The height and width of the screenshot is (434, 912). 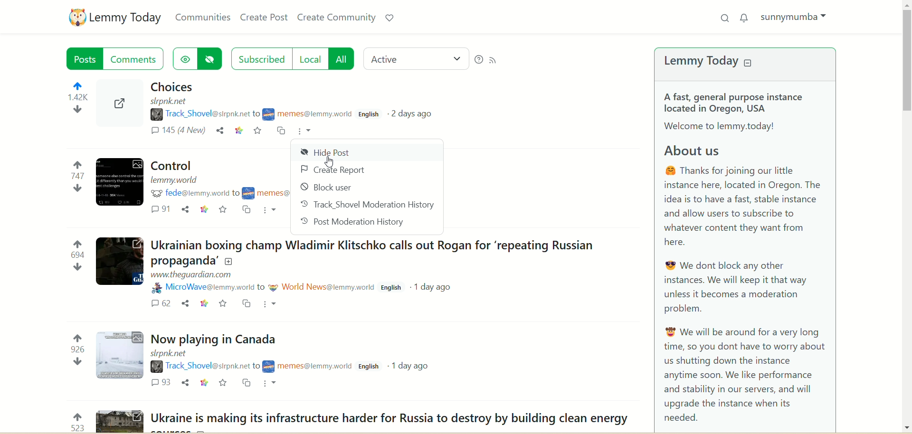 What do you see at coordinates (329, 162) in the screenshot?
I see `pointer(clicked hide post)` at bounding box center [329, 162].